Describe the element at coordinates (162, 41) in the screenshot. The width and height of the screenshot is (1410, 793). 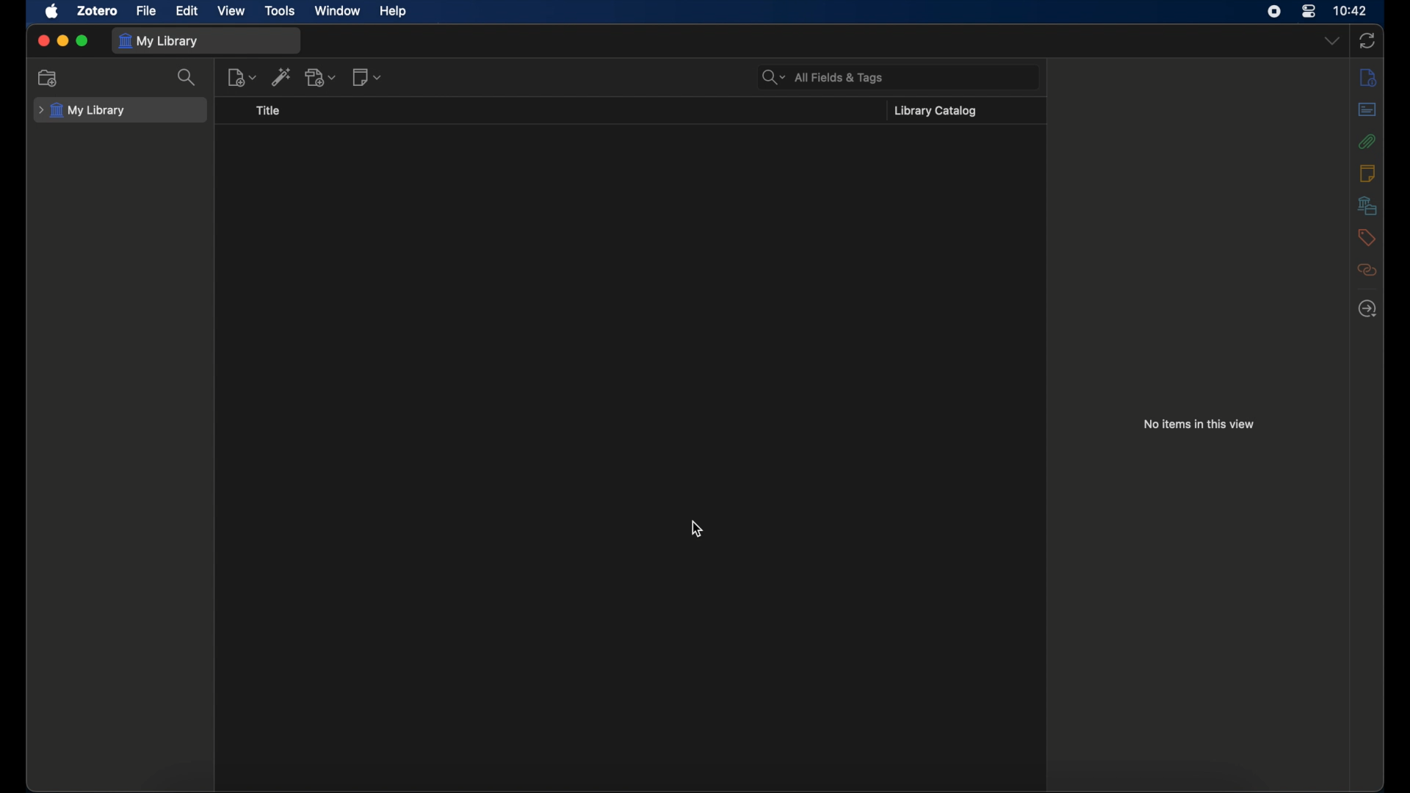
I see `my library` at that location.